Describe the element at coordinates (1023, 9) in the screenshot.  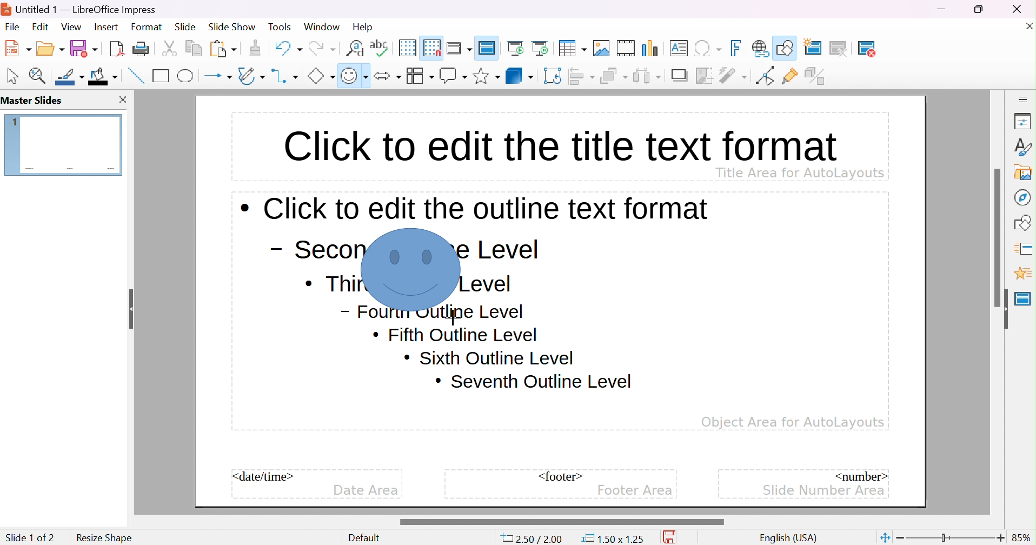
I see `close` at that location.